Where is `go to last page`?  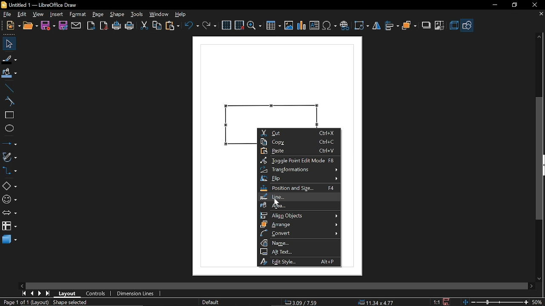 go to last page is located at coordinates (49, 294).